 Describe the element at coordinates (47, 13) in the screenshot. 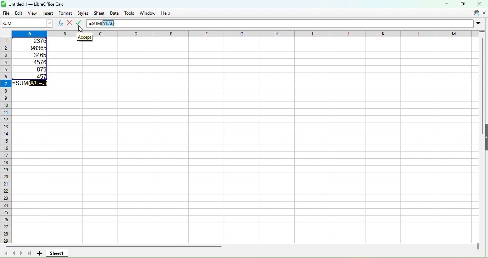

I see `Insert` at that location.